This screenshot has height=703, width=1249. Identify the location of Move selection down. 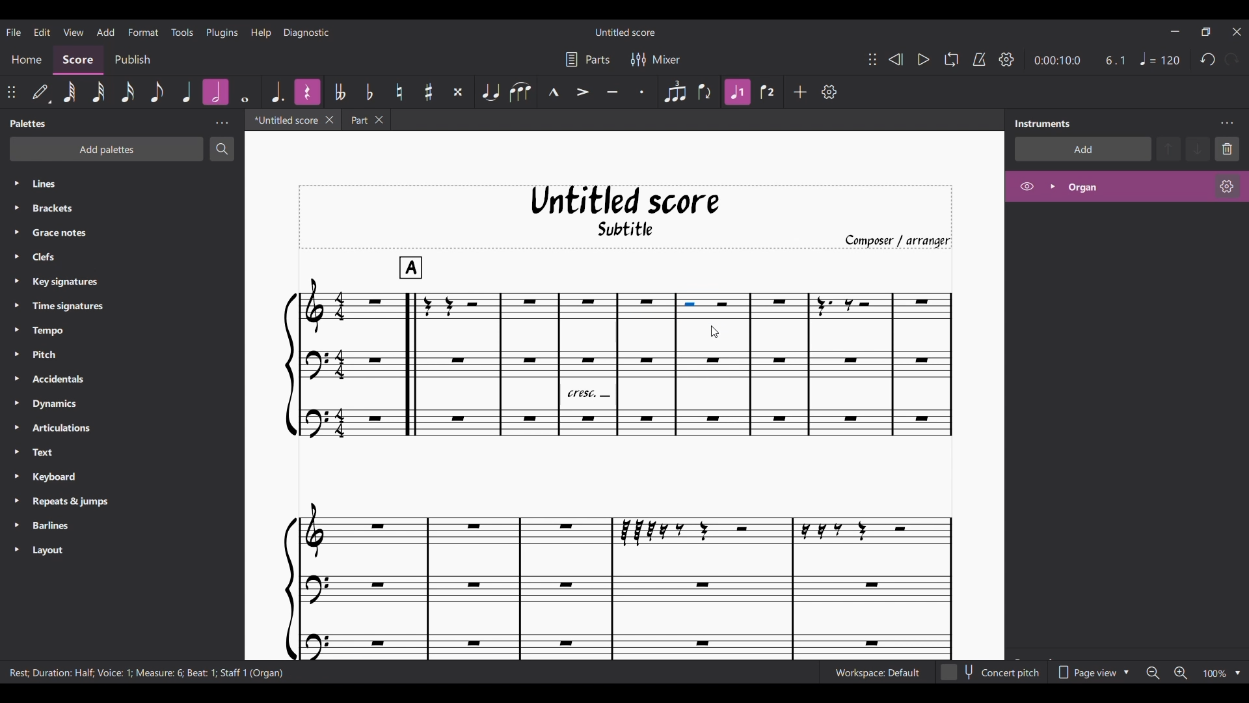
(1198, 149).